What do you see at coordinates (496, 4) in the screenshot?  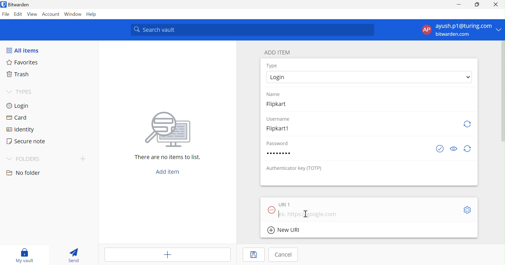 I see `Close` at bounding box center [496, 4].